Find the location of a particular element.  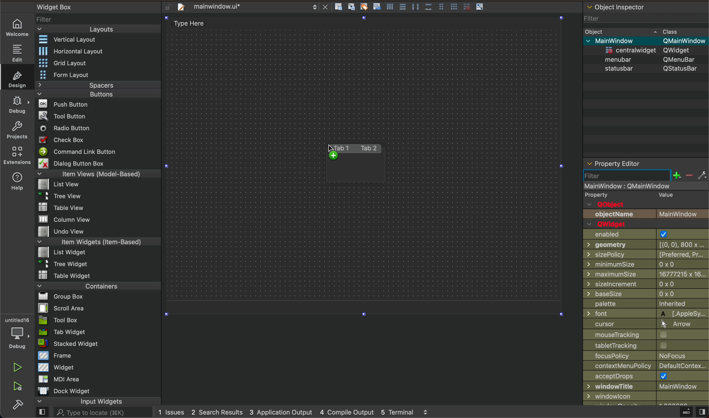

object inspector is located at coordinates (646, 8).